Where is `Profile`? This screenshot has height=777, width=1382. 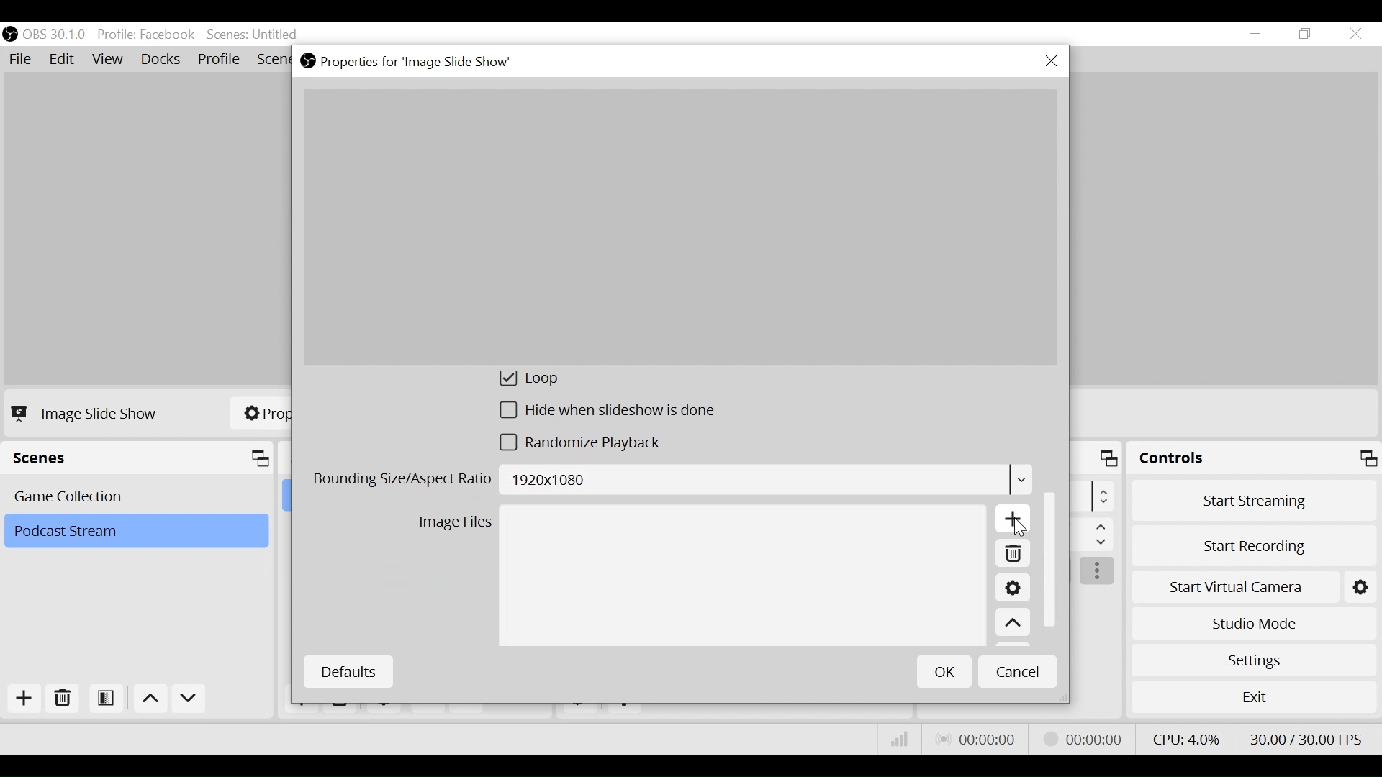
Profile is located at coordinates (220, 60).